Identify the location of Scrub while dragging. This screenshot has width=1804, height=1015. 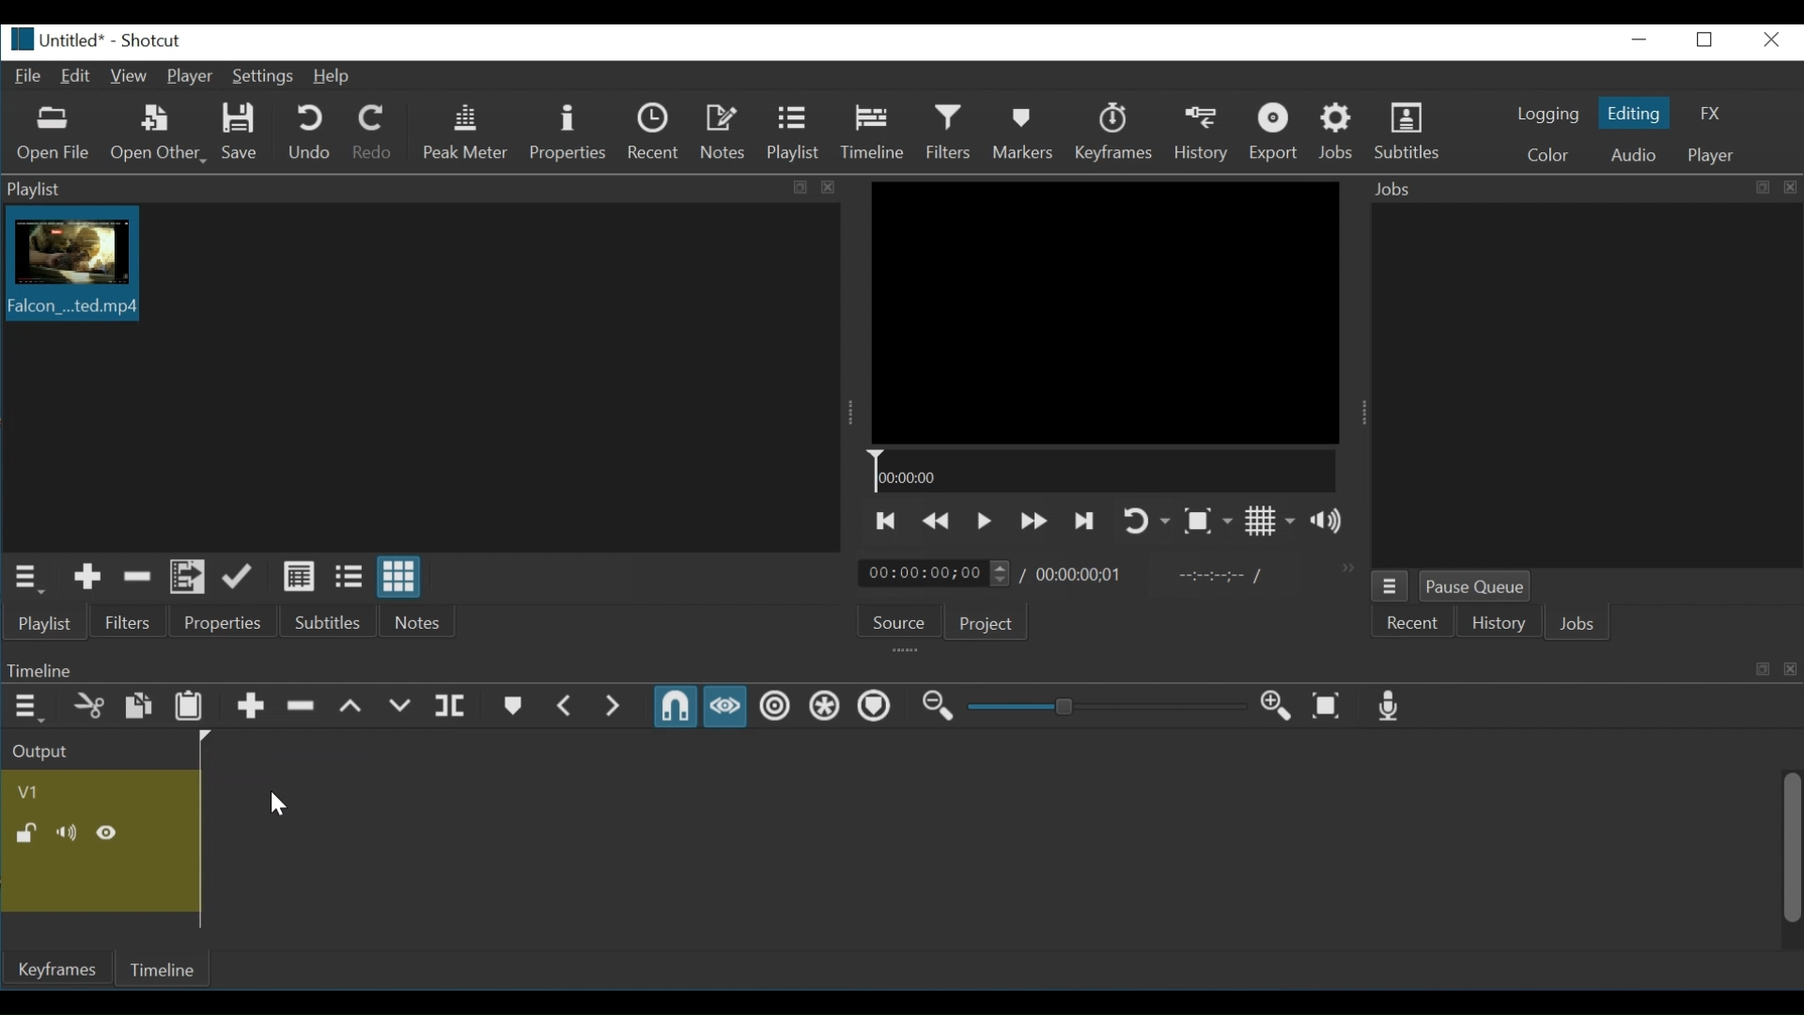
(725, 707).